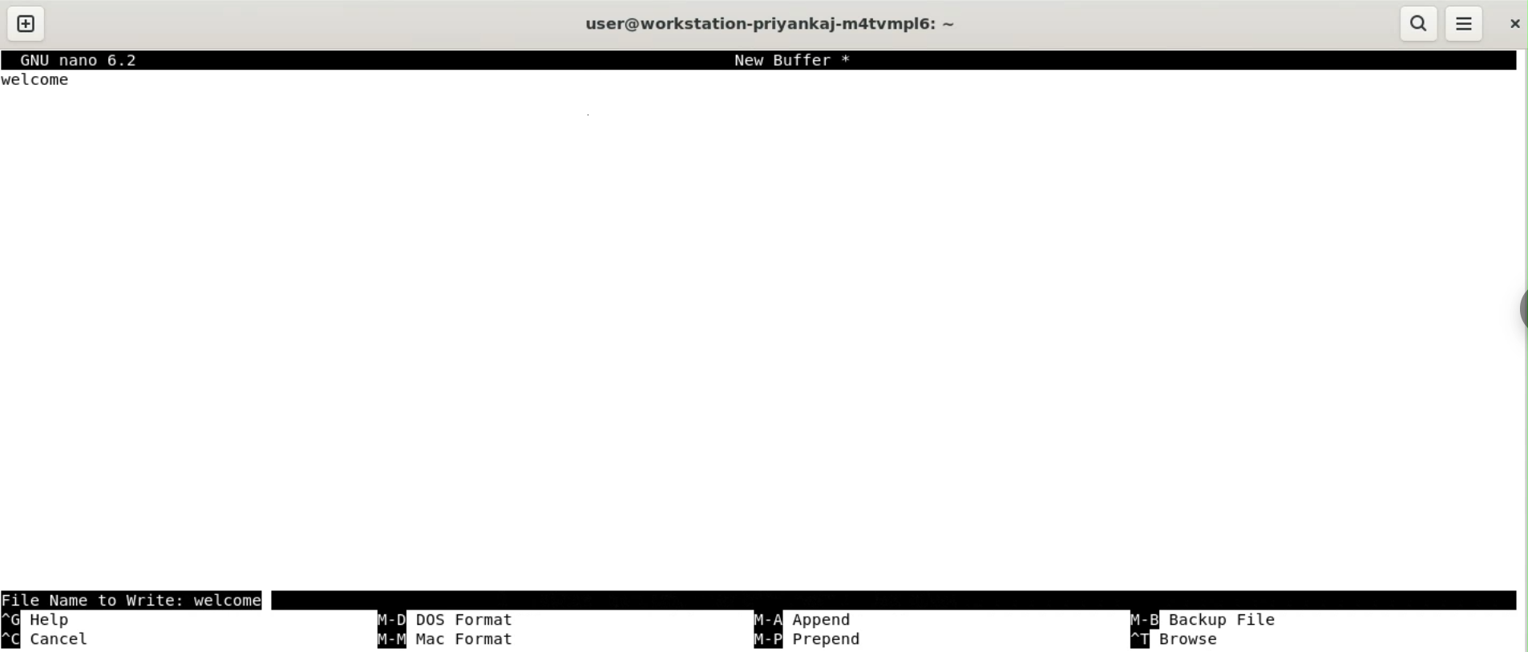  What do you see at coordinates (1510, 24) in the screenshot?
I see `close` at bounding box center [1510, 24].